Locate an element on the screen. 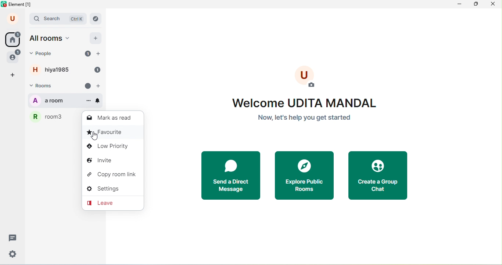 This screenshot has height=265, width=502. cursor movement is located at coordinates (96, 137).